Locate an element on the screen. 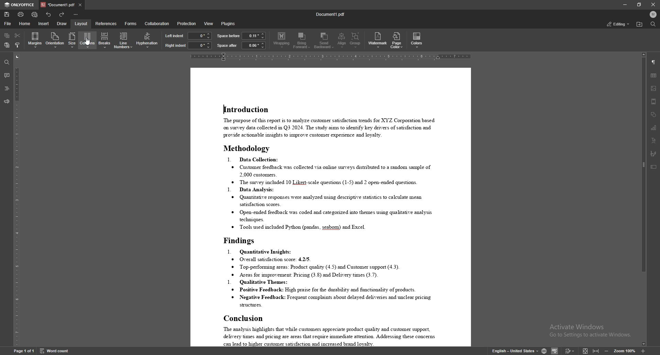 The image size is (660, 355). bring forward is located at coordinates (302, 40).